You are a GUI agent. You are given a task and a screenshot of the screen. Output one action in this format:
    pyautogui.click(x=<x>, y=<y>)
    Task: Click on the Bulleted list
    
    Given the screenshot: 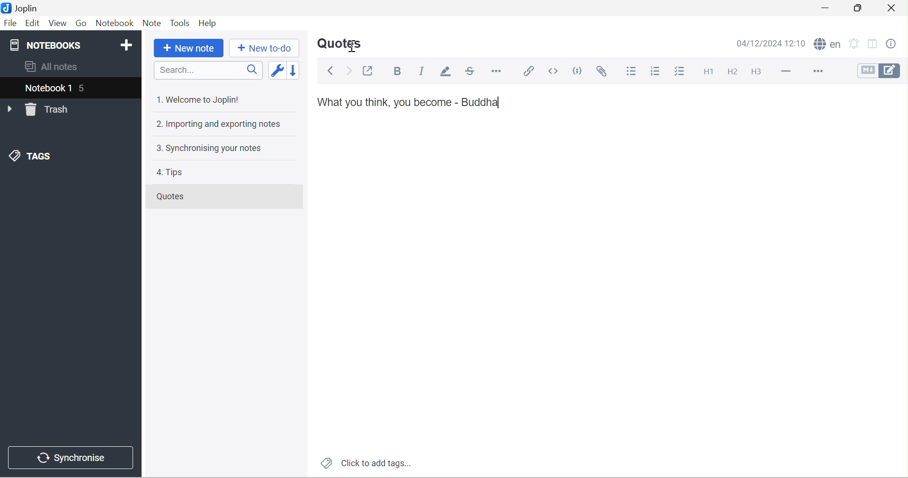 What is the action you would take?
    pyautogui.click(x=632, y=72)
    